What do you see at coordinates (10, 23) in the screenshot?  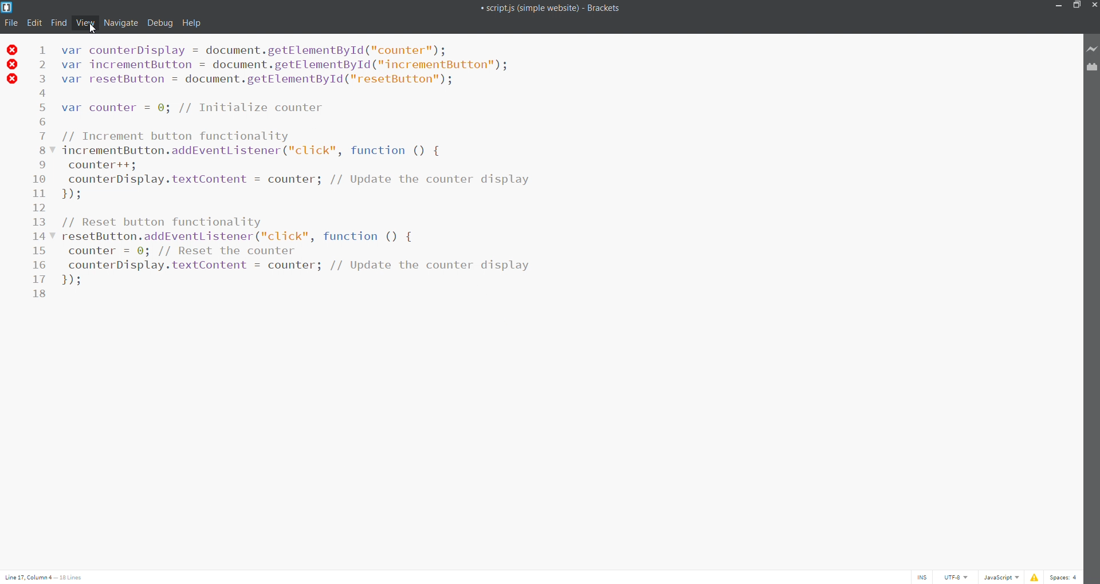 I see `file` at bounding box center [10, 23].